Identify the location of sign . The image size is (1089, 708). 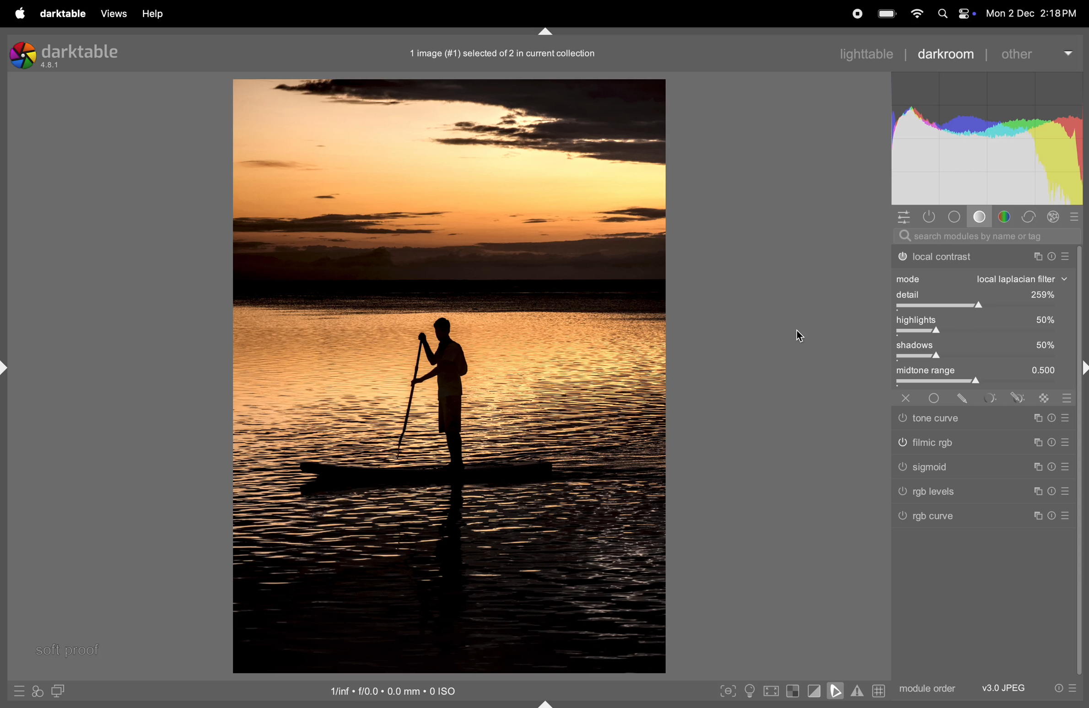
(1067, 466).